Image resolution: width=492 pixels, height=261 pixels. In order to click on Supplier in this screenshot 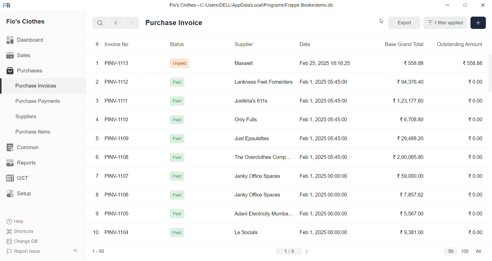, I will do `click(245, 45)`.